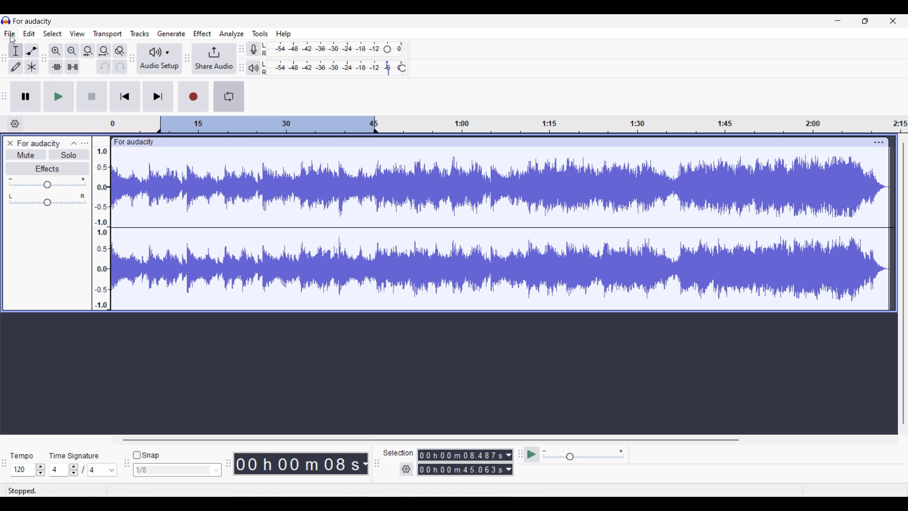  What do you see at coordinates (47, 183) in the screenshot?
I see `Volume scale` at bounding box center [47, 183].